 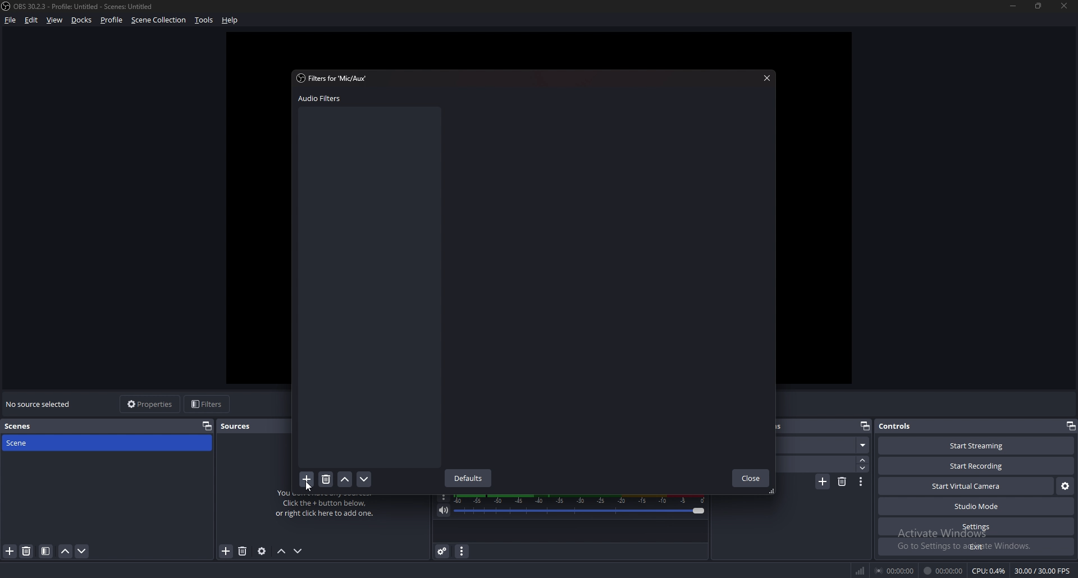 I want to click on properties, so click(x=207, y=426).